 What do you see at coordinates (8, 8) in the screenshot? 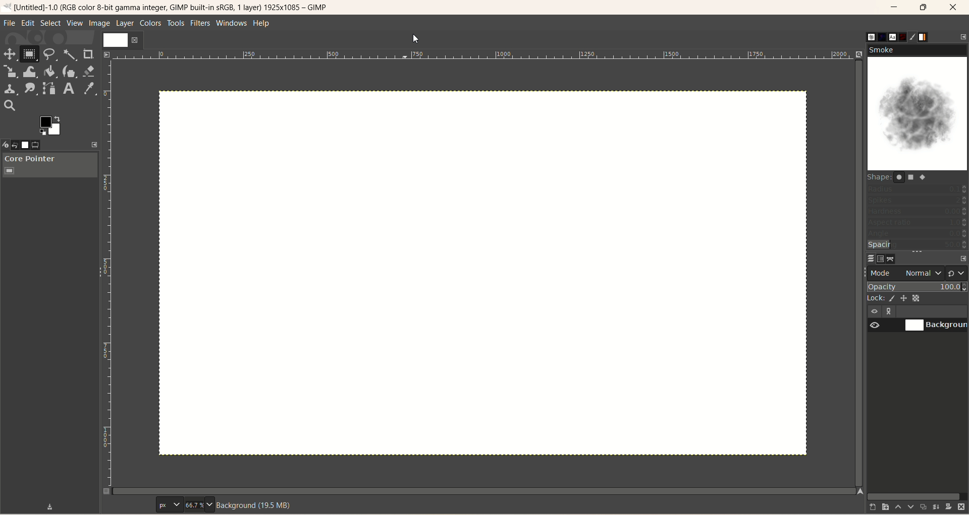
I see `logo` at bounding box center [8, 8].